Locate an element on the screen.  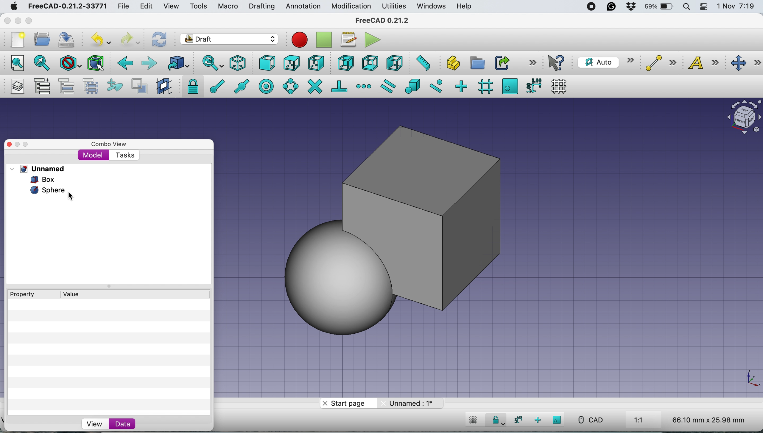
create part is located at coordinates (451, 64).